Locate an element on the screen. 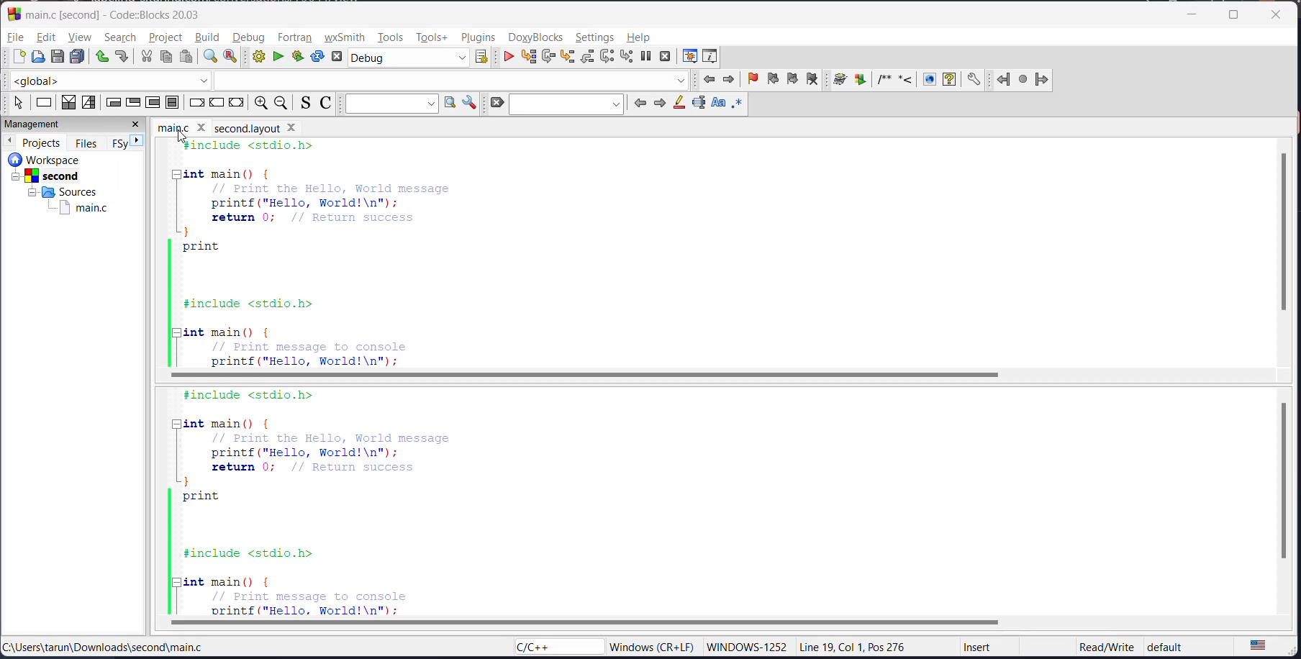  various info is located at coordinates (711, 57).